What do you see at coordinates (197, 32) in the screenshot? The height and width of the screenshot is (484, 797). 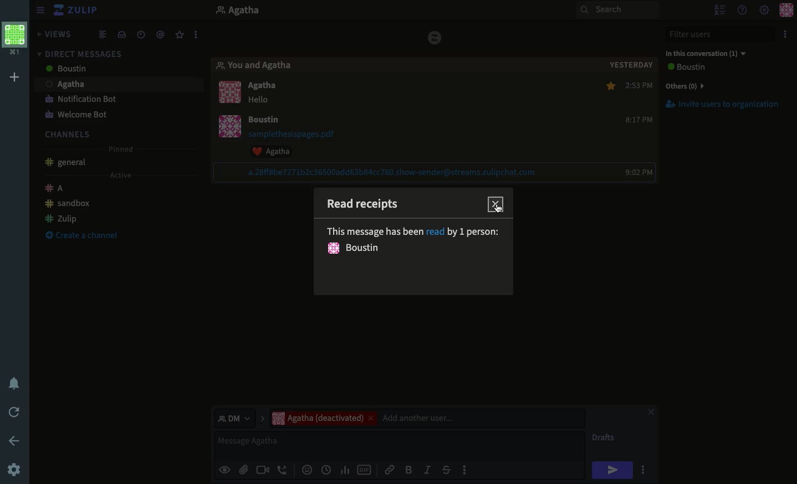 I see `options` at bounding box center [197, 32].